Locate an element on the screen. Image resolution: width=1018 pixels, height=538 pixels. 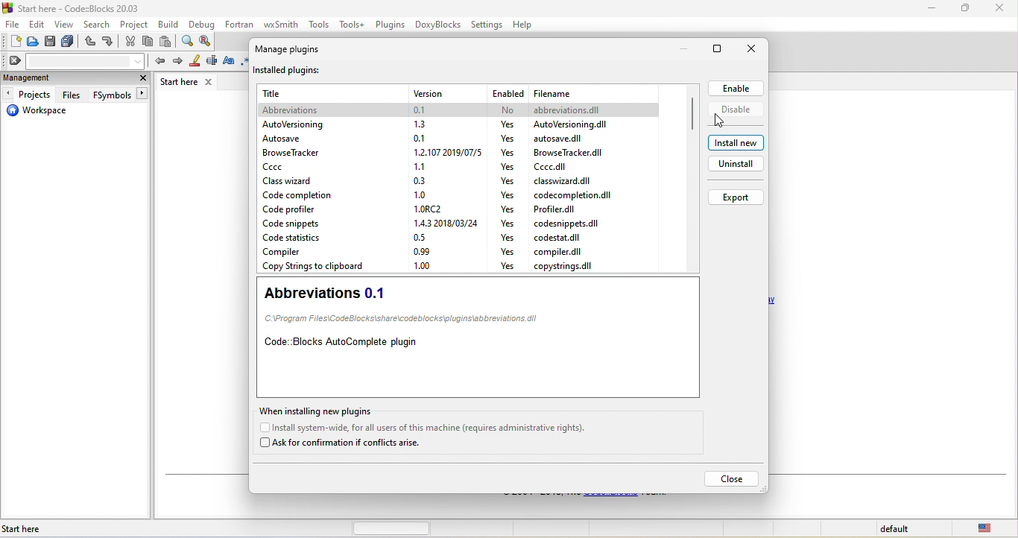
start here is located at coordinates (189, 82).